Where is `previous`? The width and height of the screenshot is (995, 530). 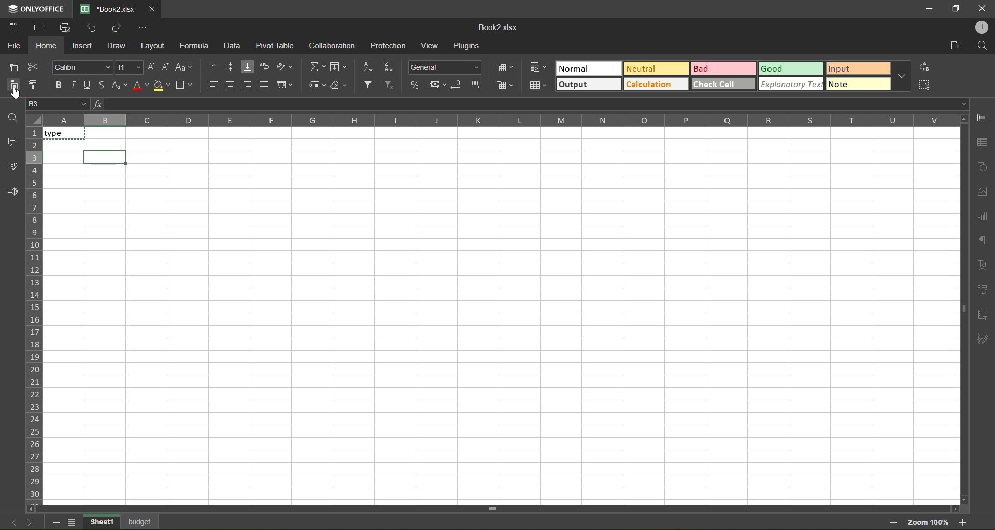 previous is located at coordinates (15, 522).